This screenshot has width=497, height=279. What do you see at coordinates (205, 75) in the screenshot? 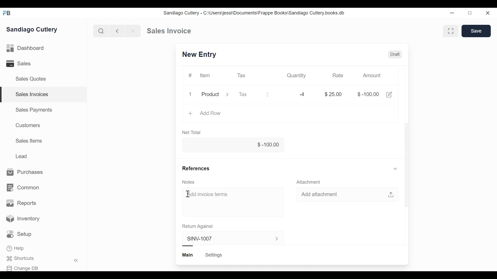
I see `Item` at bounding box center [205, 75].